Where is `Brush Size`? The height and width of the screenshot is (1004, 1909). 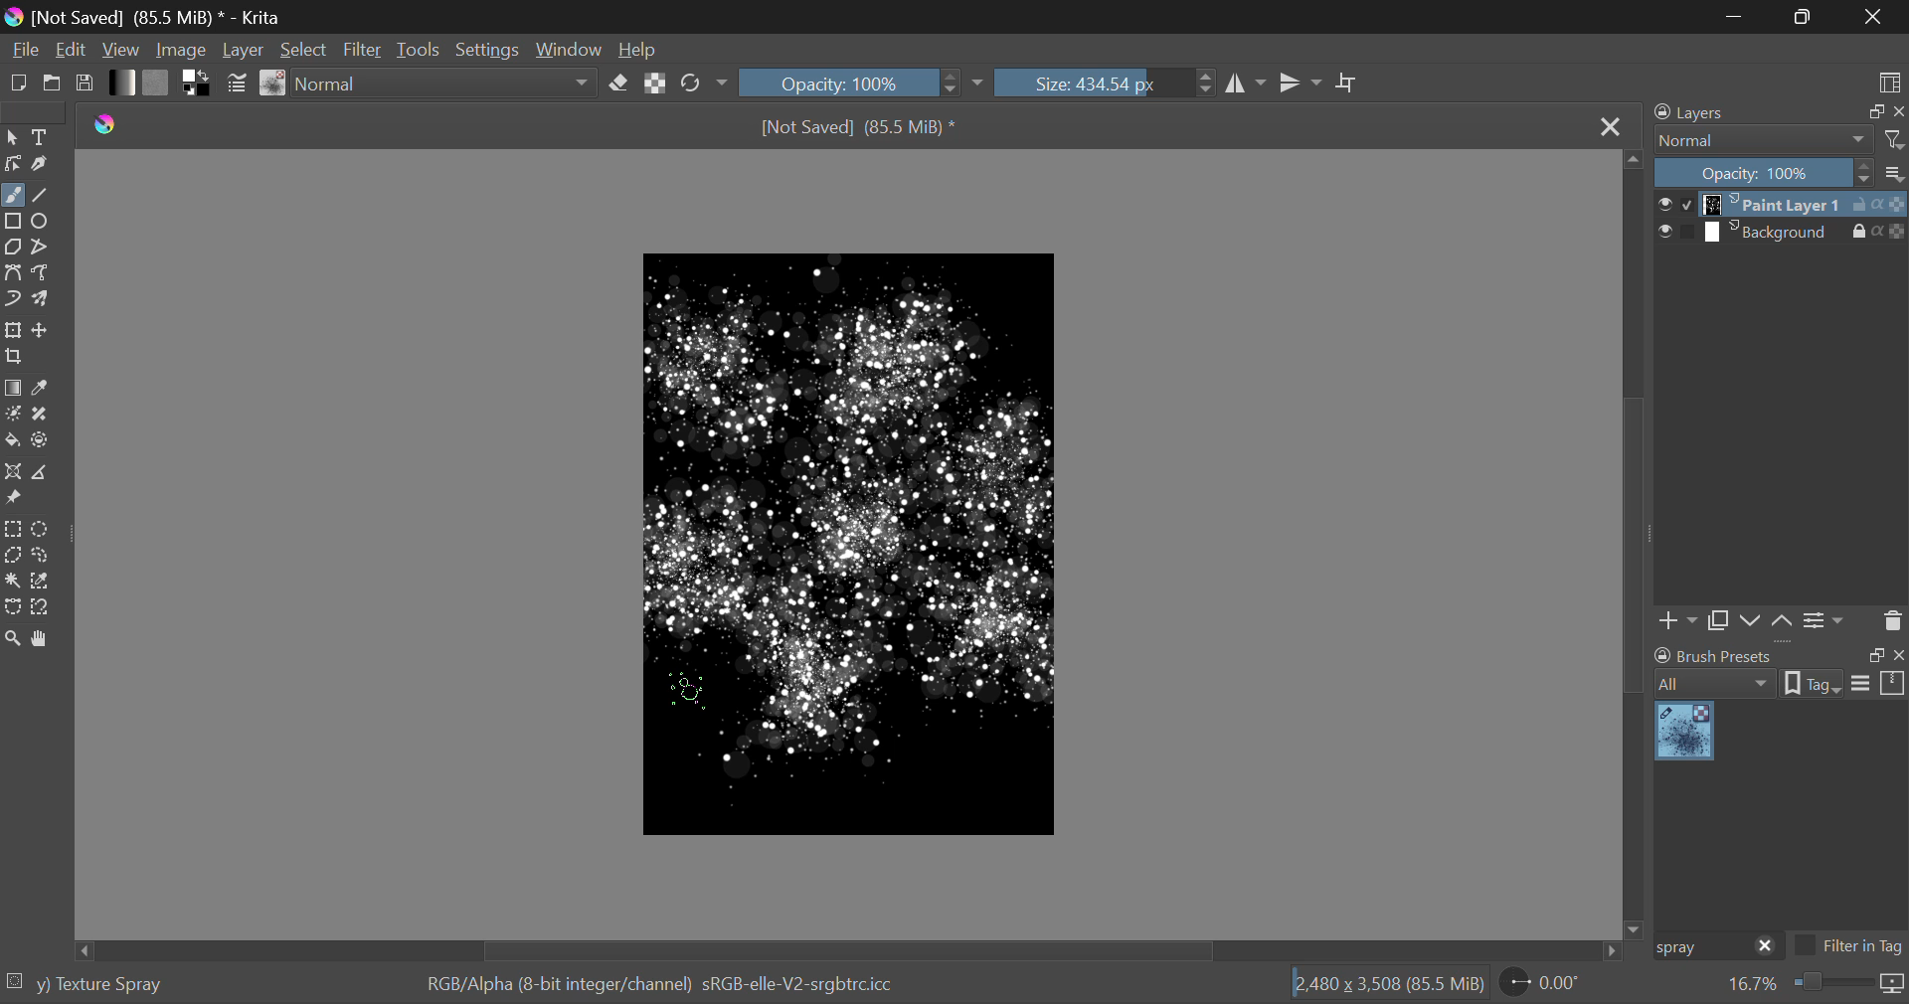 Brush Size is located at coordinates (1105, 83).